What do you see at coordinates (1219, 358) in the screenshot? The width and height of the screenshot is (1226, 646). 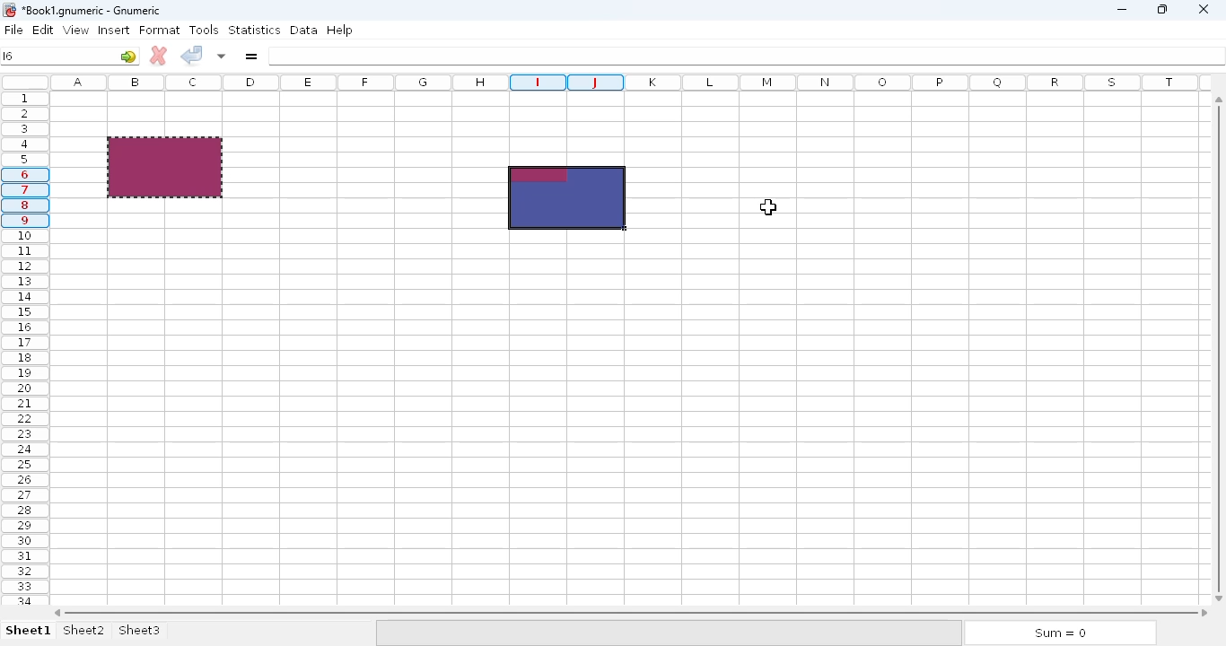 I see `vertical scroll bar` at bounding box center [1219, 358].